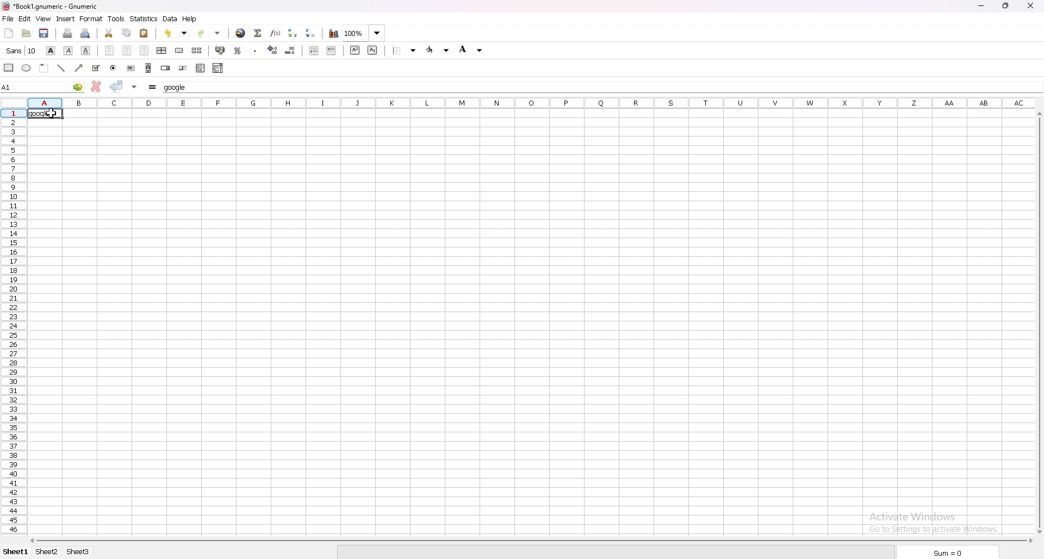 The width and height of the screenshot is (1044, 559). Describe the element at coordinates (109, 33) in the screenshot. I see `cut` at that location.